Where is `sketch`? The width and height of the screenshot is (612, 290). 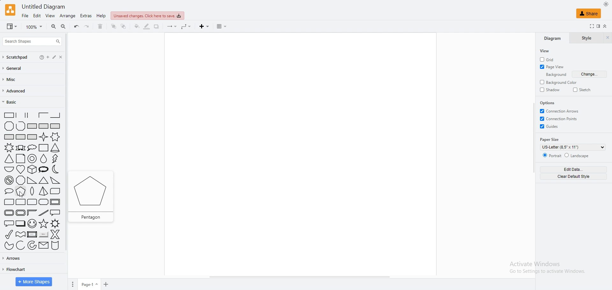
sketch is located at coordinates (583, 90).